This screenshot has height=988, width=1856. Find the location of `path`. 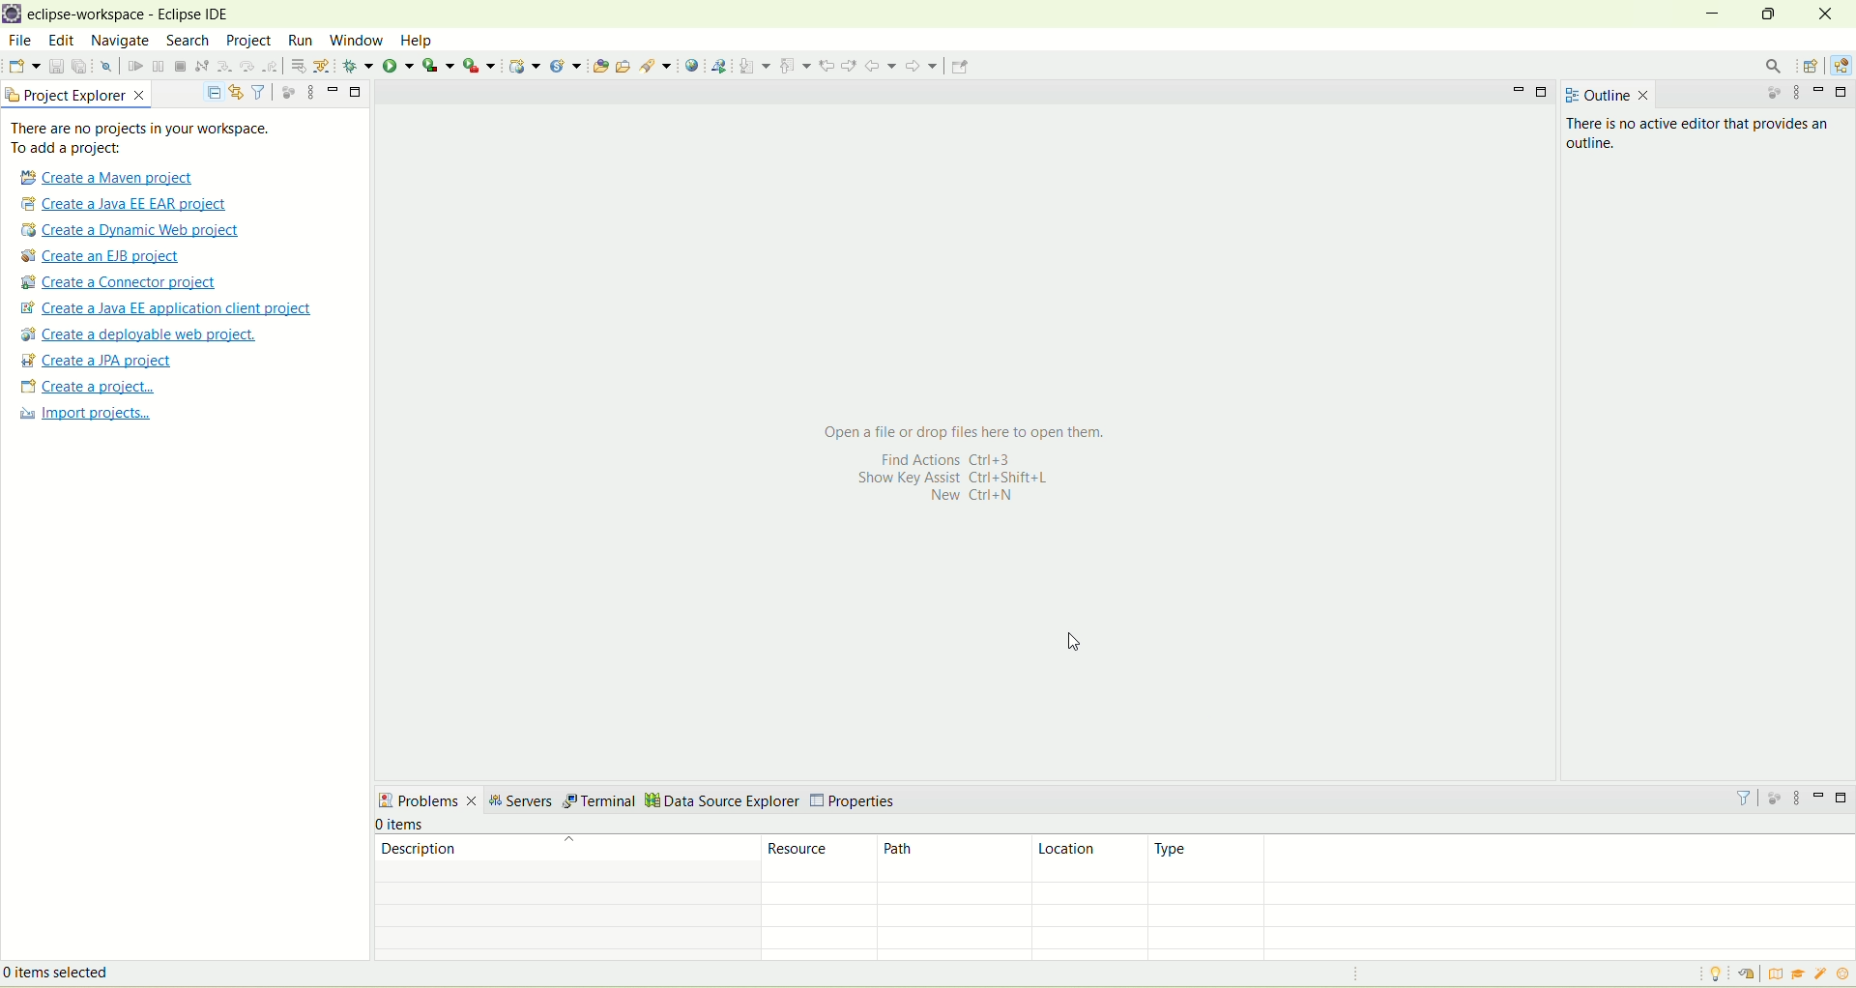

path is located at coordinates (959, 857).